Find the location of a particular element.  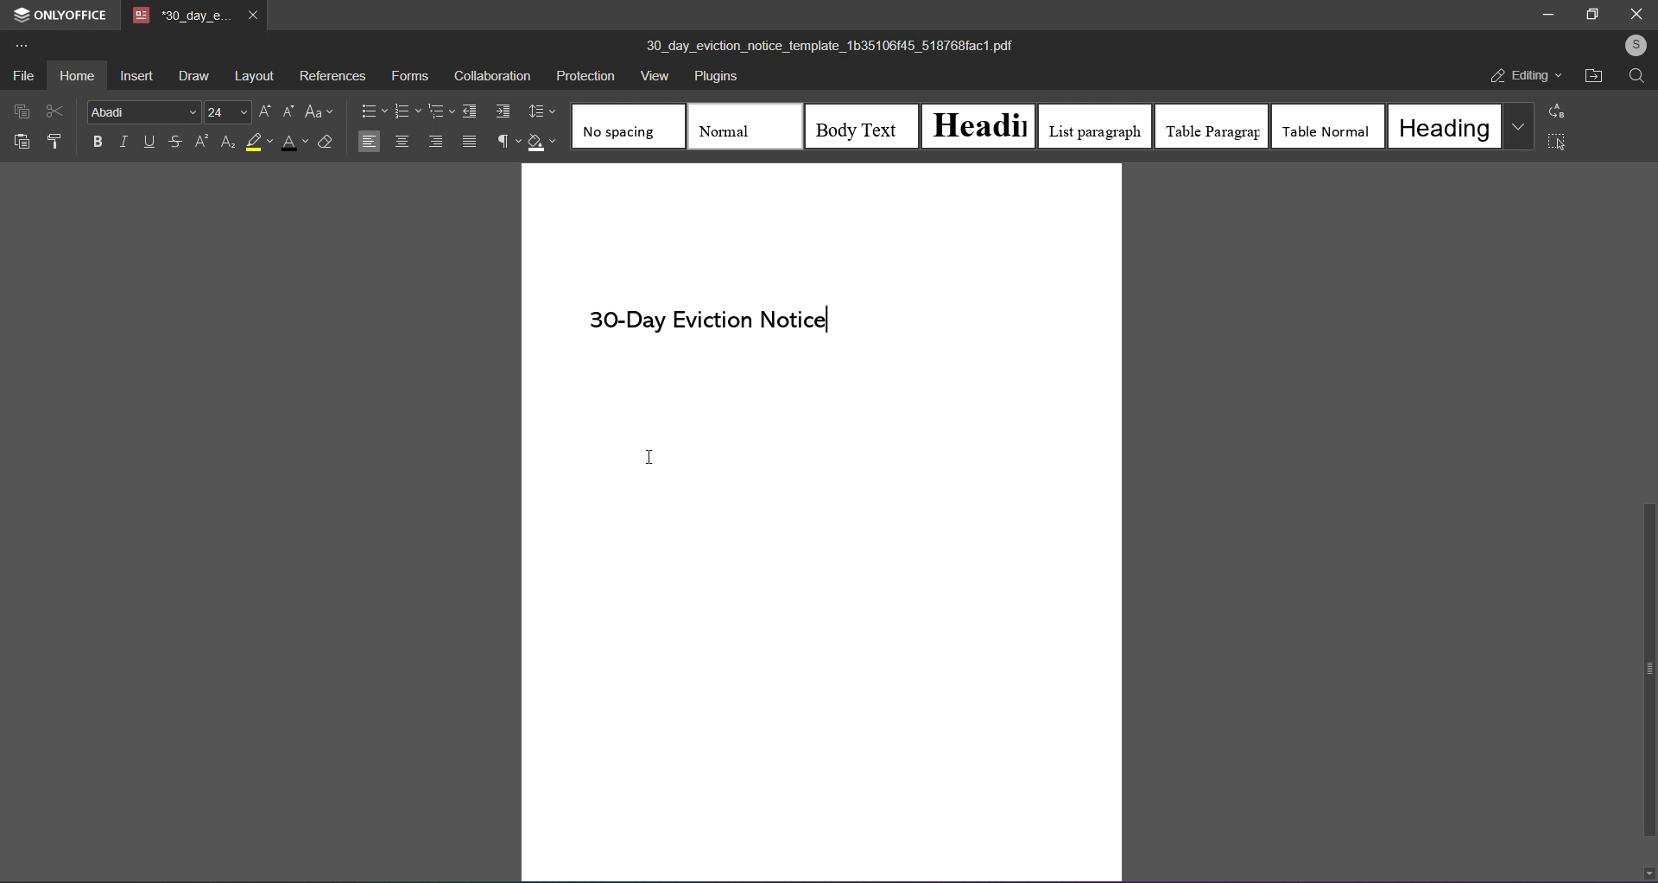

left align is located at coordinates (370, 142).